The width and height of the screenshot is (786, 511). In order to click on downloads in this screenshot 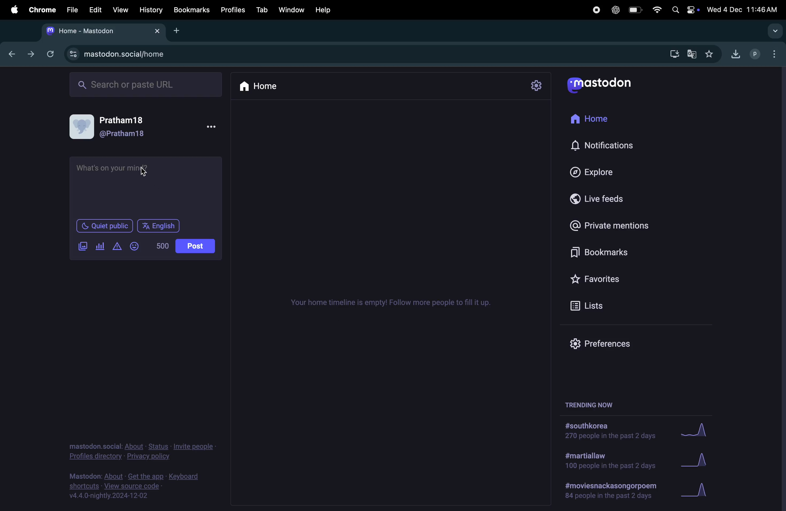, I will do `click(674, 53)`.